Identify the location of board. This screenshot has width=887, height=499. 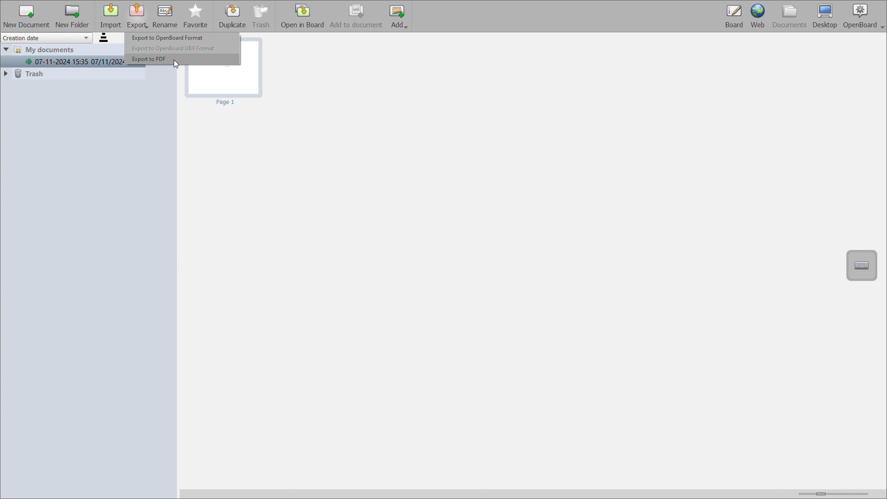
(733, 16).